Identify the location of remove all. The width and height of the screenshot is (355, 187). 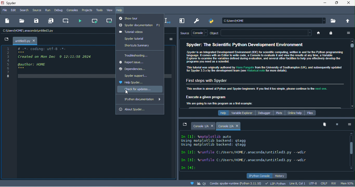
(324, 125).